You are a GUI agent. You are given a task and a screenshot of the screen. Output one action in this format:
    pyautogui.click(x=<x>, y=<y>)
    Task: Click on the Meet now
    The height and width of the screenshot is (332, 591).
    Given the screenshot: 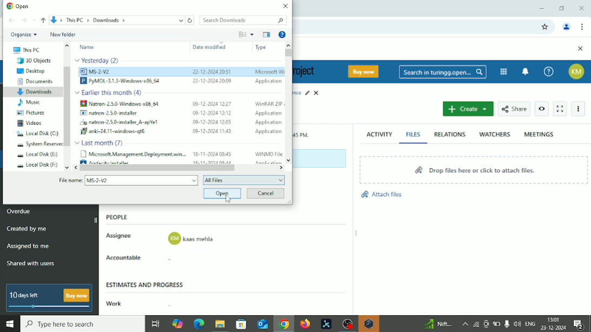 What is the action you would take?
    pyautogui.click(x=486, y=324)
    